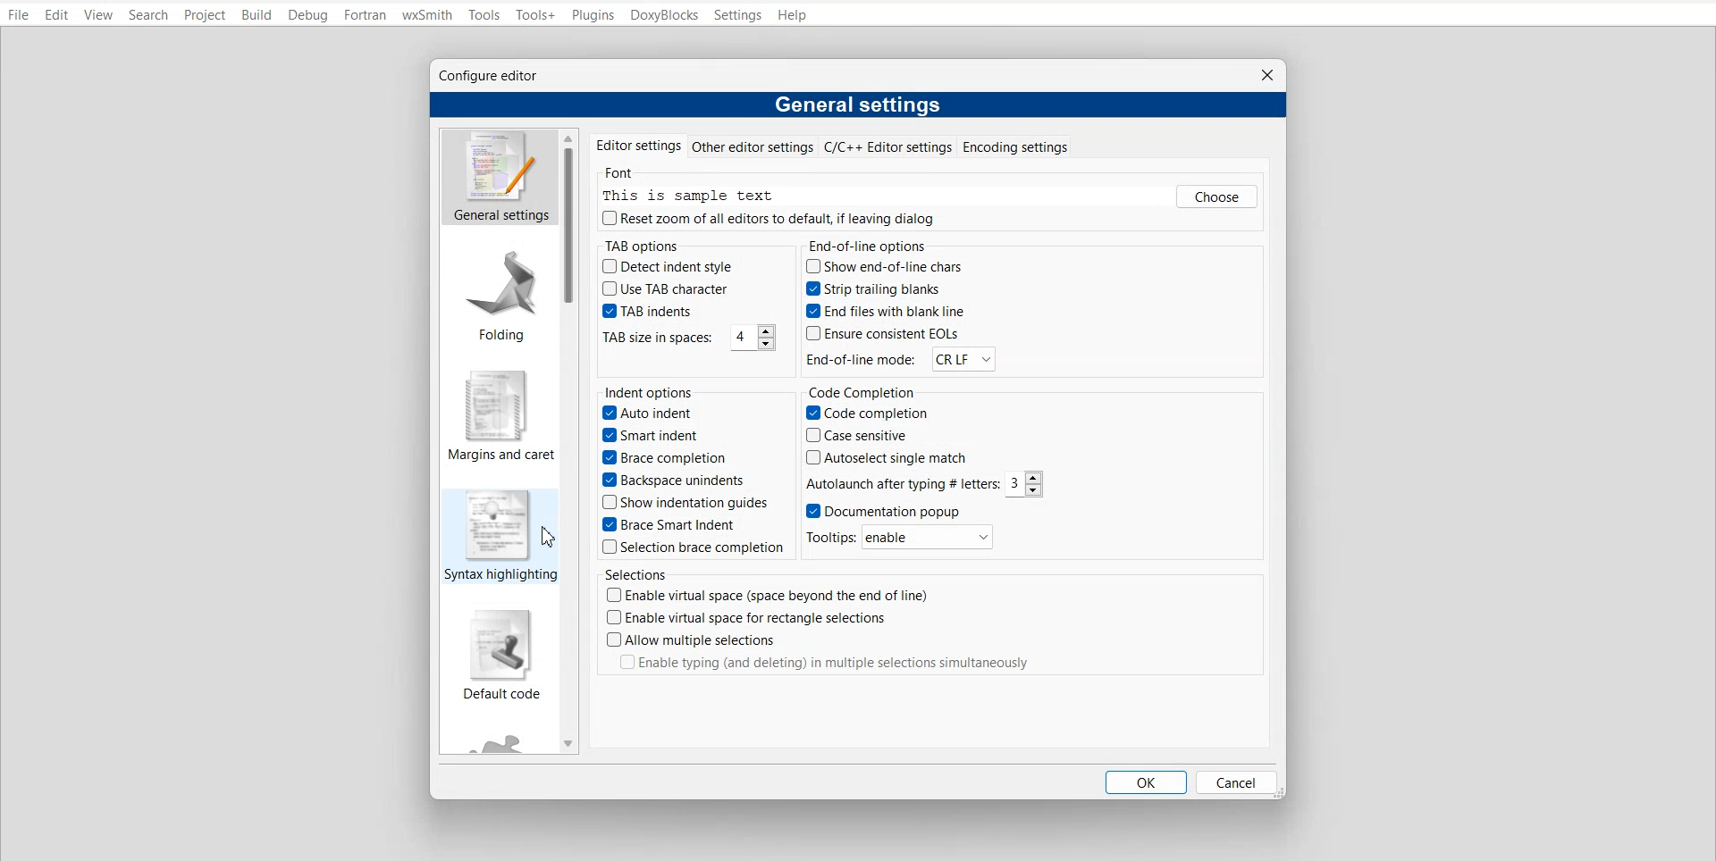 The height and width of the screenshot is (861, 1716). I want to click on Show indentation guides, so click(686, 501).